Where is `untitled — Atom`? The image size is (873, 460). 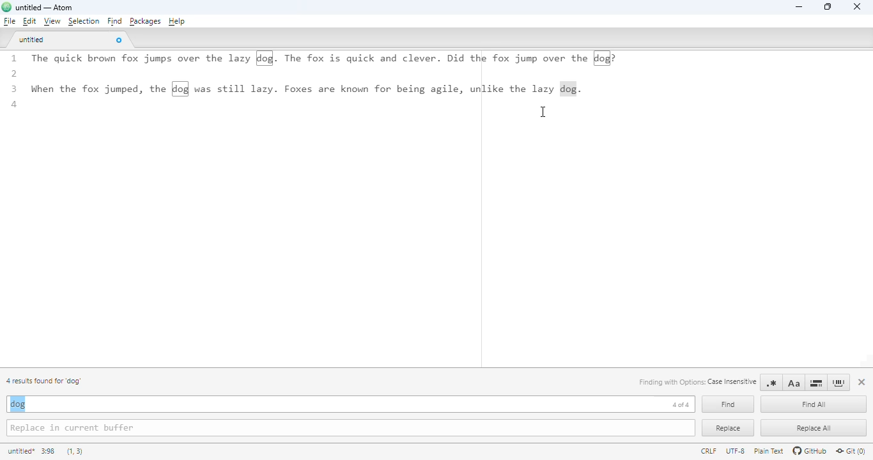
untitled — Atom is located at coordinates (49, 8).